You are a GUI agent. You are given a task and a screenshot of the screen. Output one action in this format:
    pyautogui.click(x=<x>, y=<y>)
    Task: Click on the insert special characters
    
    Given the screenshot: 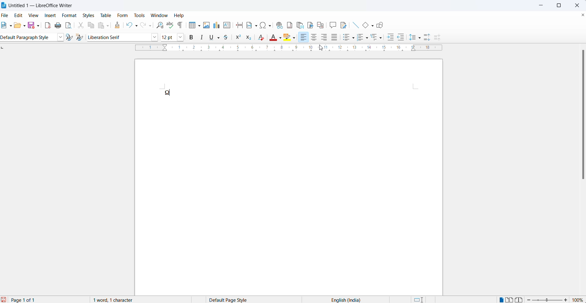 What is the action you would take?
    pyautogui.click(x=265, y=25)
    